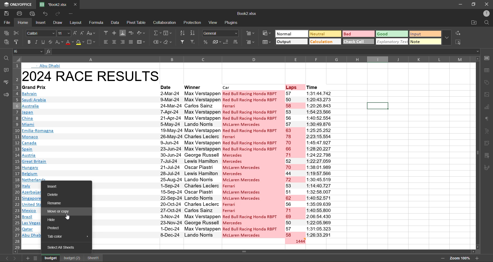 This screenshot has width=493, height=262. What do you see at coordinates (123, 33) in the screenshot?
I see `align bottom` at bounding box center [123, 33].